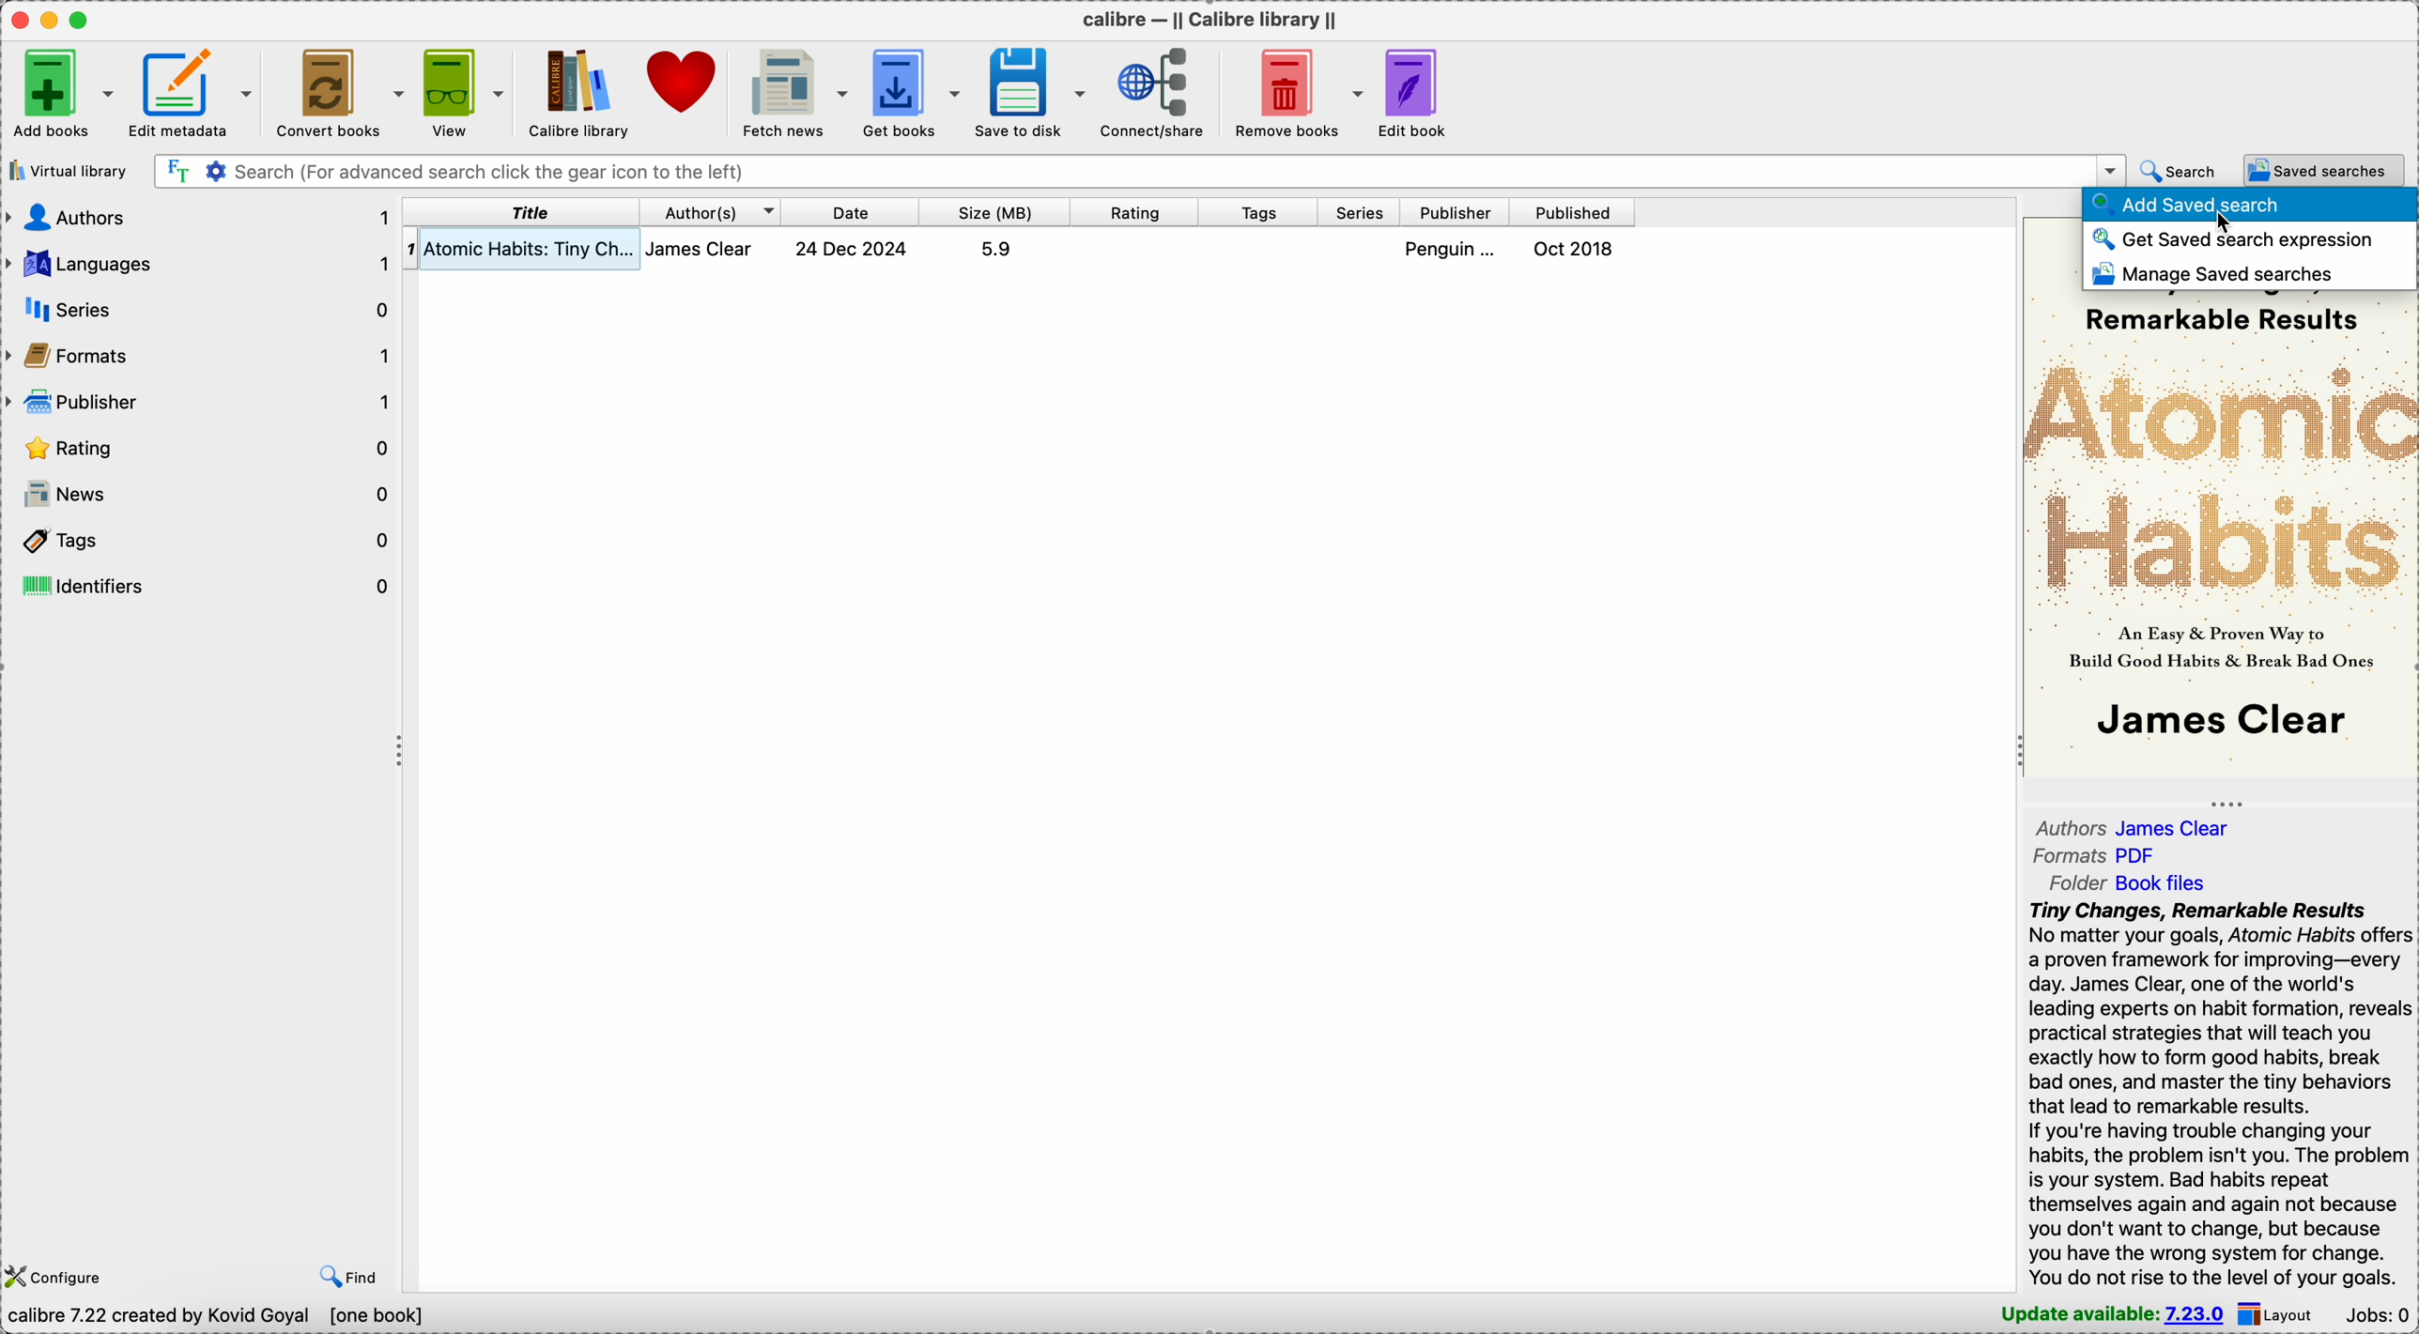 The height and width of the screenshot is (1334, 2419). Describe the element at coordinates (2143, 825) in the screenshot. I see `authors James Clear` at that location.